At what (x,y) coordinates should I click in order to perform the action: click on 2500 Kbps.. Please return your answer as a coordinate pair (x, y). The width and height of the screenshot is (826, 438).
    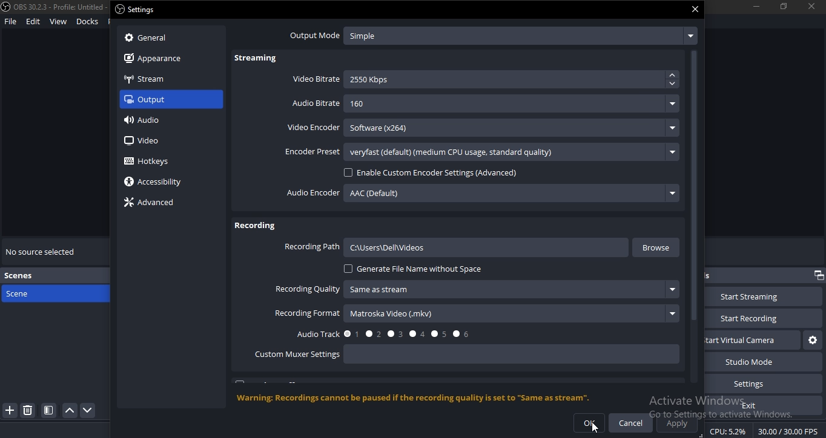
    Looking at the image, I should click on (506, 79).